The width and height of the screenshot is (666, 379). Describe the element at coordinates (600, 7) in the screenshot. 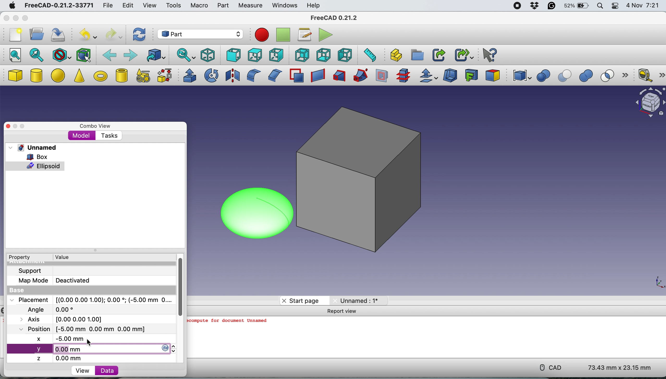

I see `spotlight search` at that location.